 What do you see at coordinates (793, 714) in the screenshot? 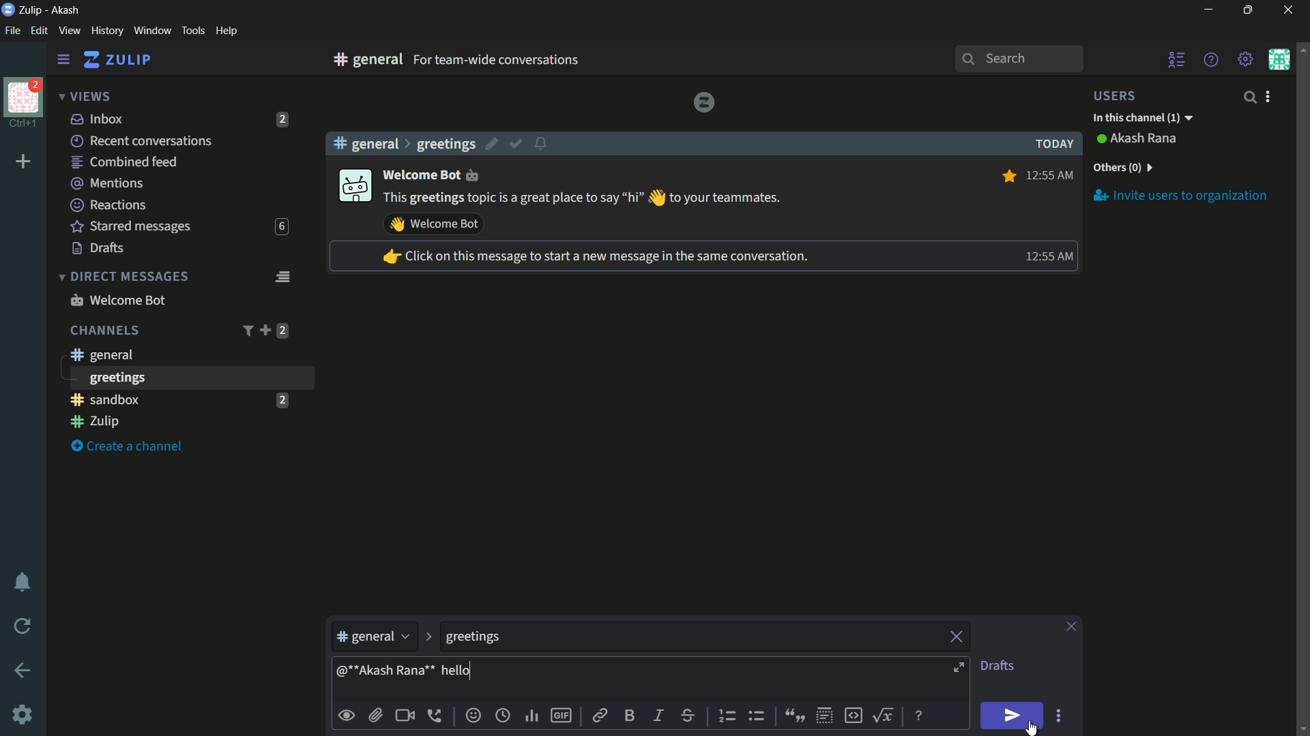
I see `quote` at bounding box center [793, 714].